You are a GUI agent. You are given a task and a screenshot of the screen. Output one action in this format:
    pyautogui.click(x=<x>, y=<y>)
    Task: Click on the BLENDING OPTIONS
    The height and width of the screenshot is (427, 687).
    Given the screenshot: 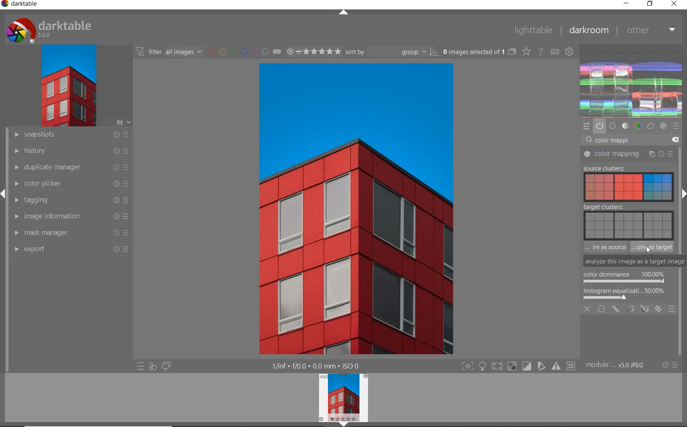 What is the action you would take?
    pyautogui.click(x=671, y=310)
    